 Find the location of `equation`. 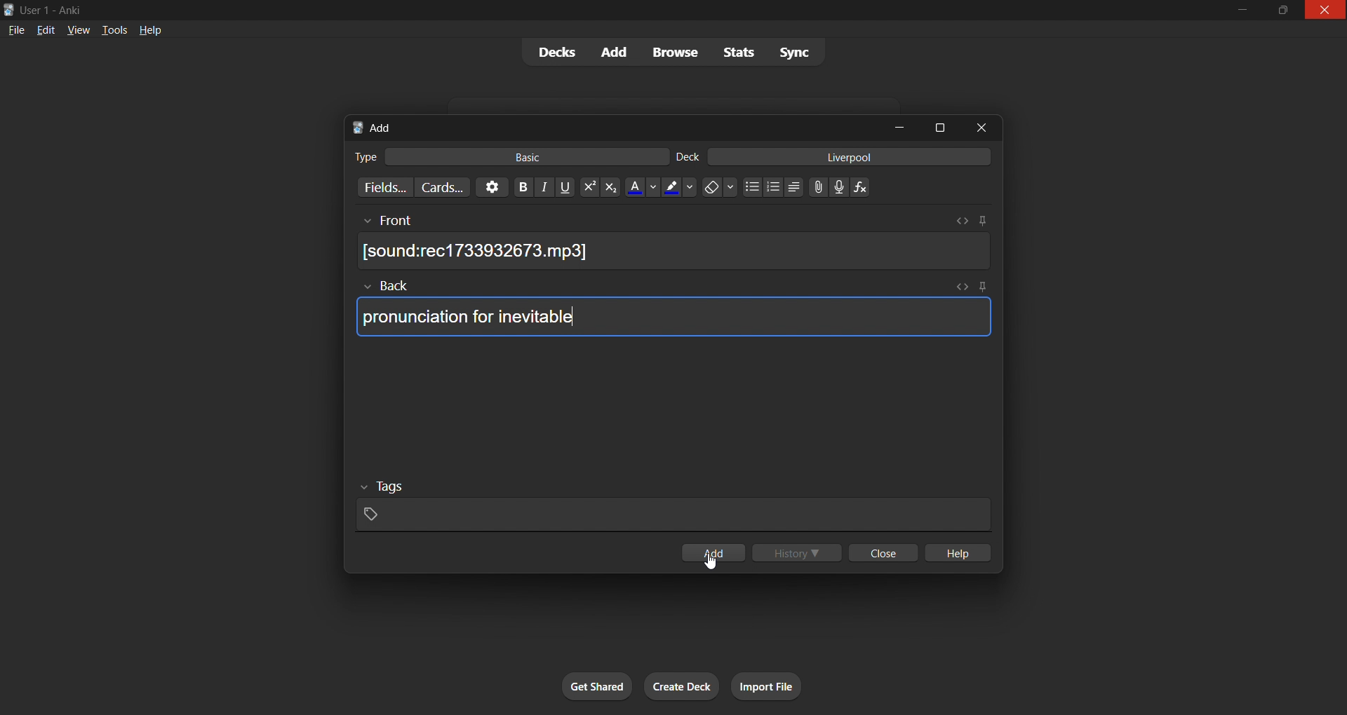

equation is located at coordinates (863, 188).